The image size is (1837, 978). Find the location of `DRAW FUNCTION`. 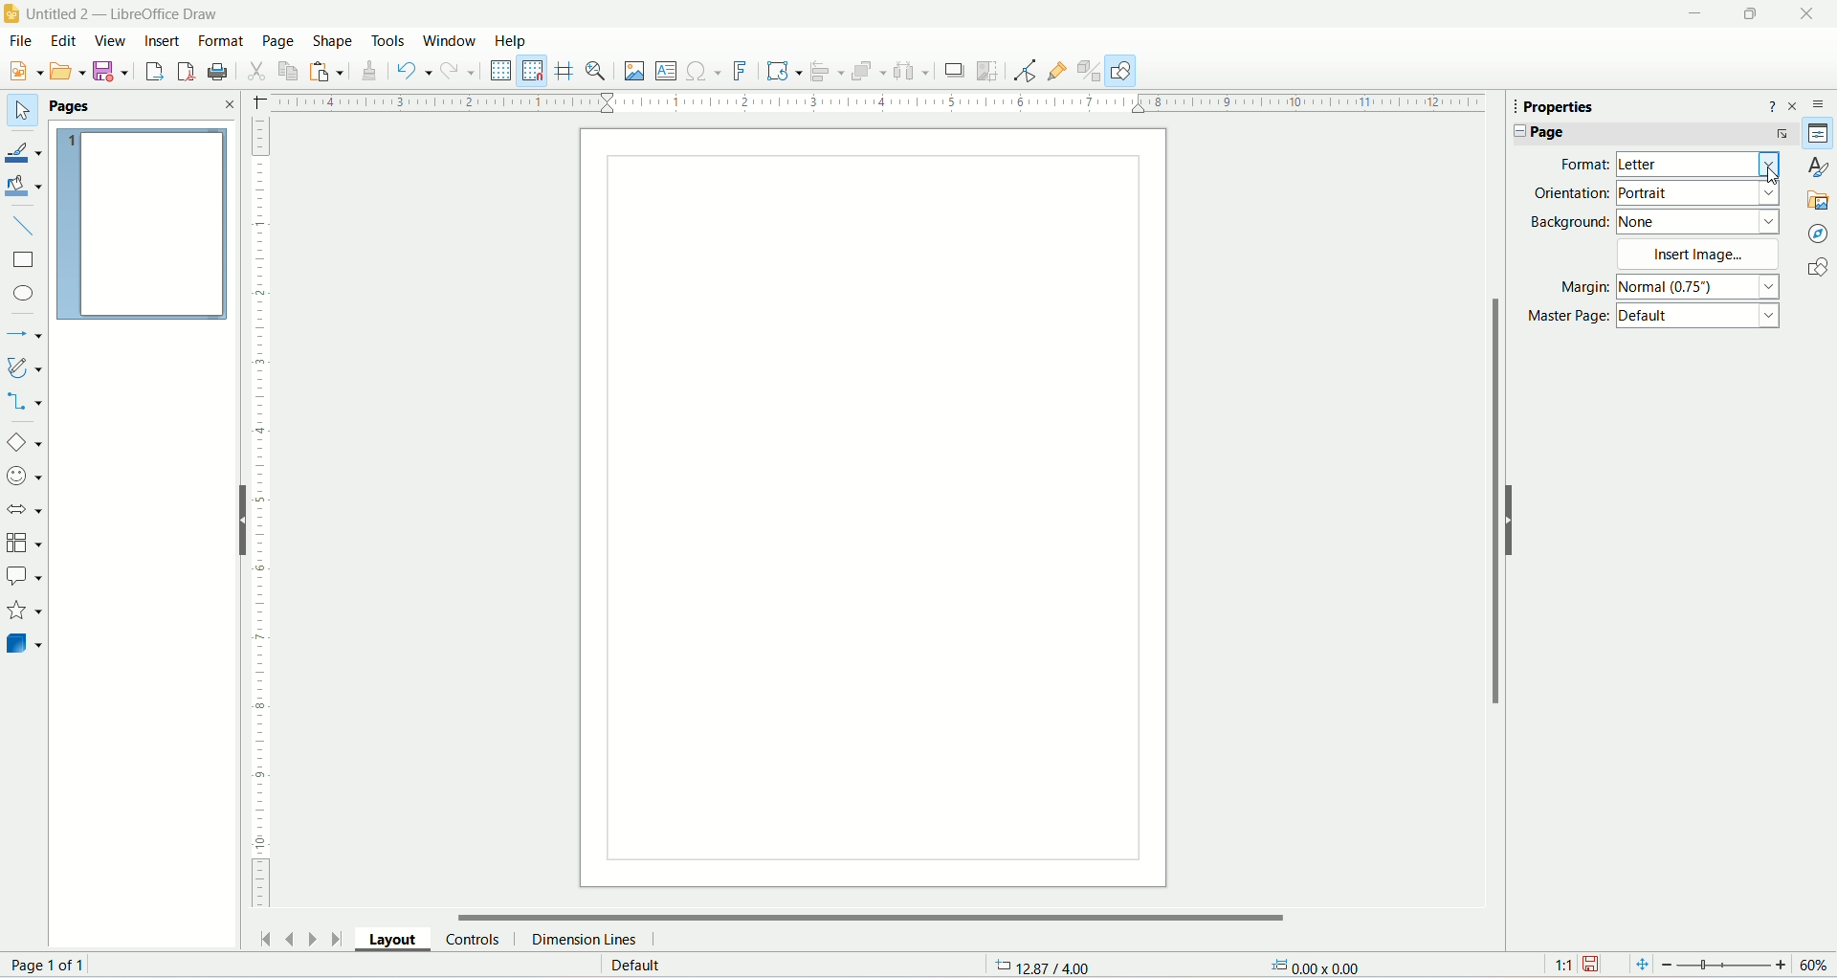

DRAW FUNCTION is located at coordinates (1120, 71).